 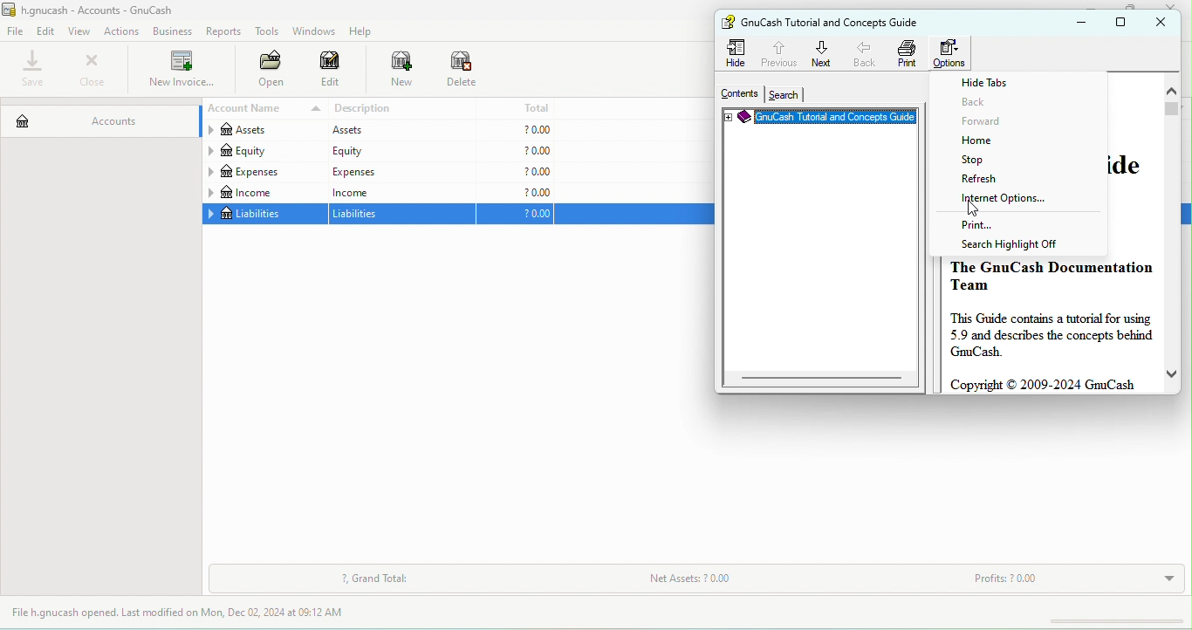 I want to click on grand total, so click(x=375, y=579).